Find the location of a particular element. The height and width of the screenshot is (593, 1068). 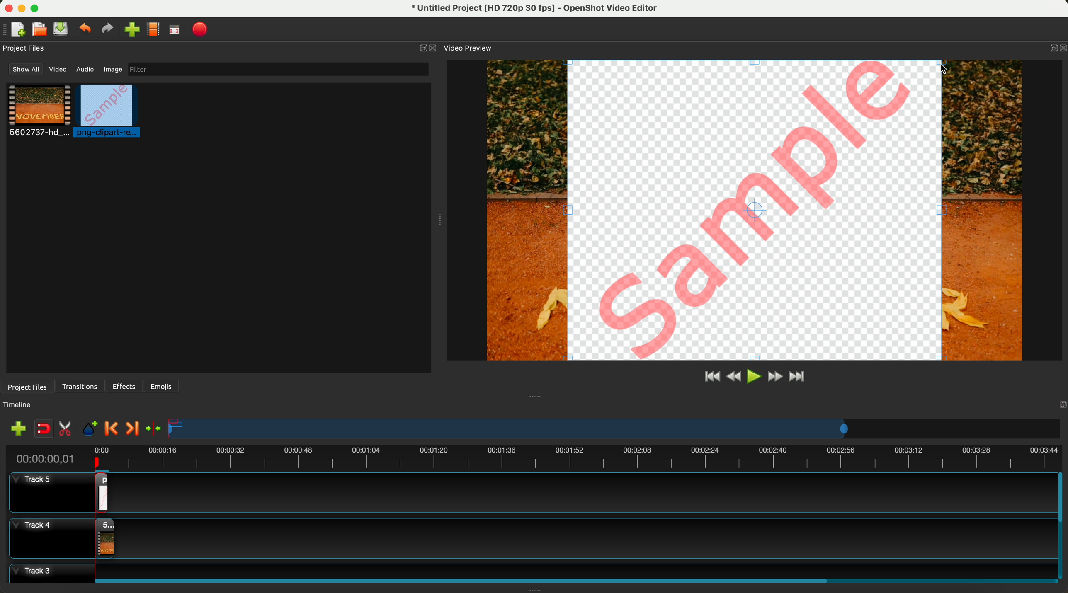

video is located at coordinates (39, 112).